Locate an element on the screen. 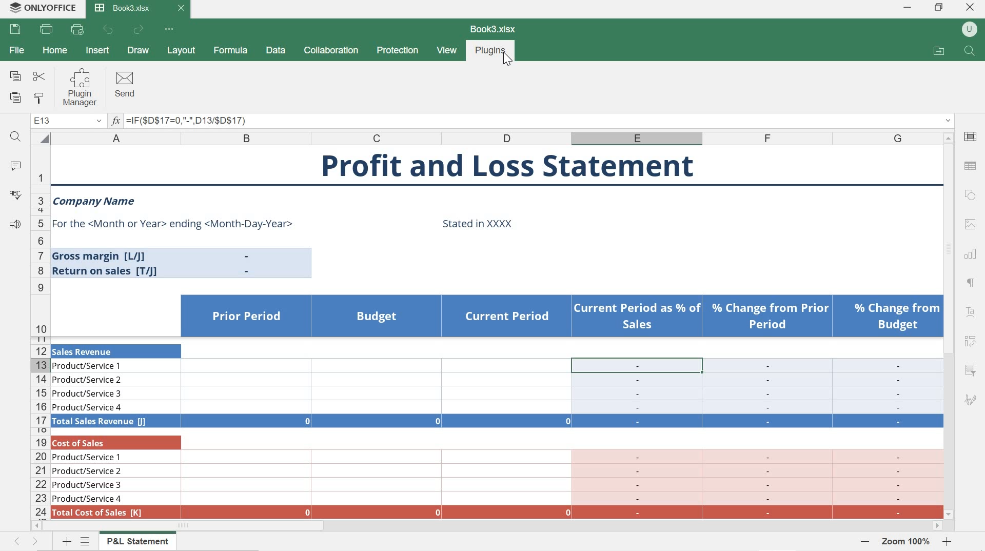 This screenshot has width=985, height=551. Product/Service 4 is located at coordinates (88, 408).